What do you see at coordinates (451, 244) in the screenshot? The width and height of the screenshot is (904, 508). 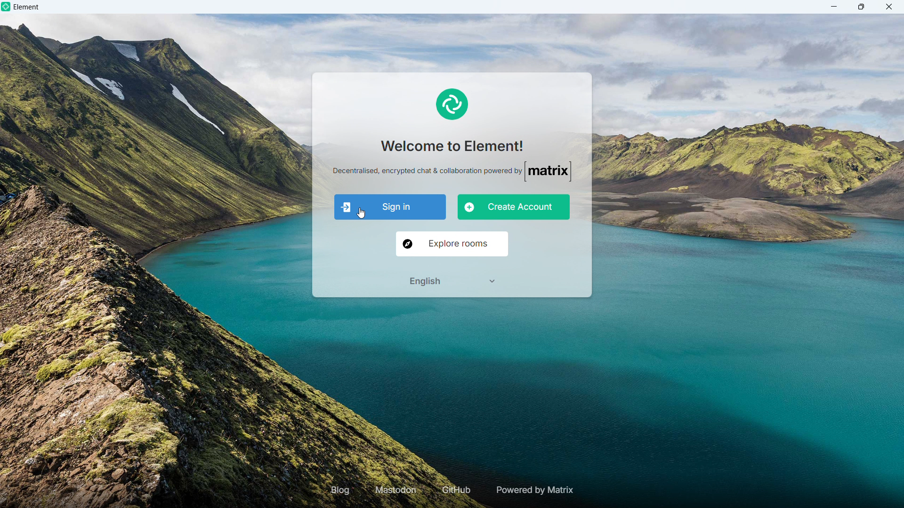 I see `Explore rooms ` at bounding box center [451, 244].